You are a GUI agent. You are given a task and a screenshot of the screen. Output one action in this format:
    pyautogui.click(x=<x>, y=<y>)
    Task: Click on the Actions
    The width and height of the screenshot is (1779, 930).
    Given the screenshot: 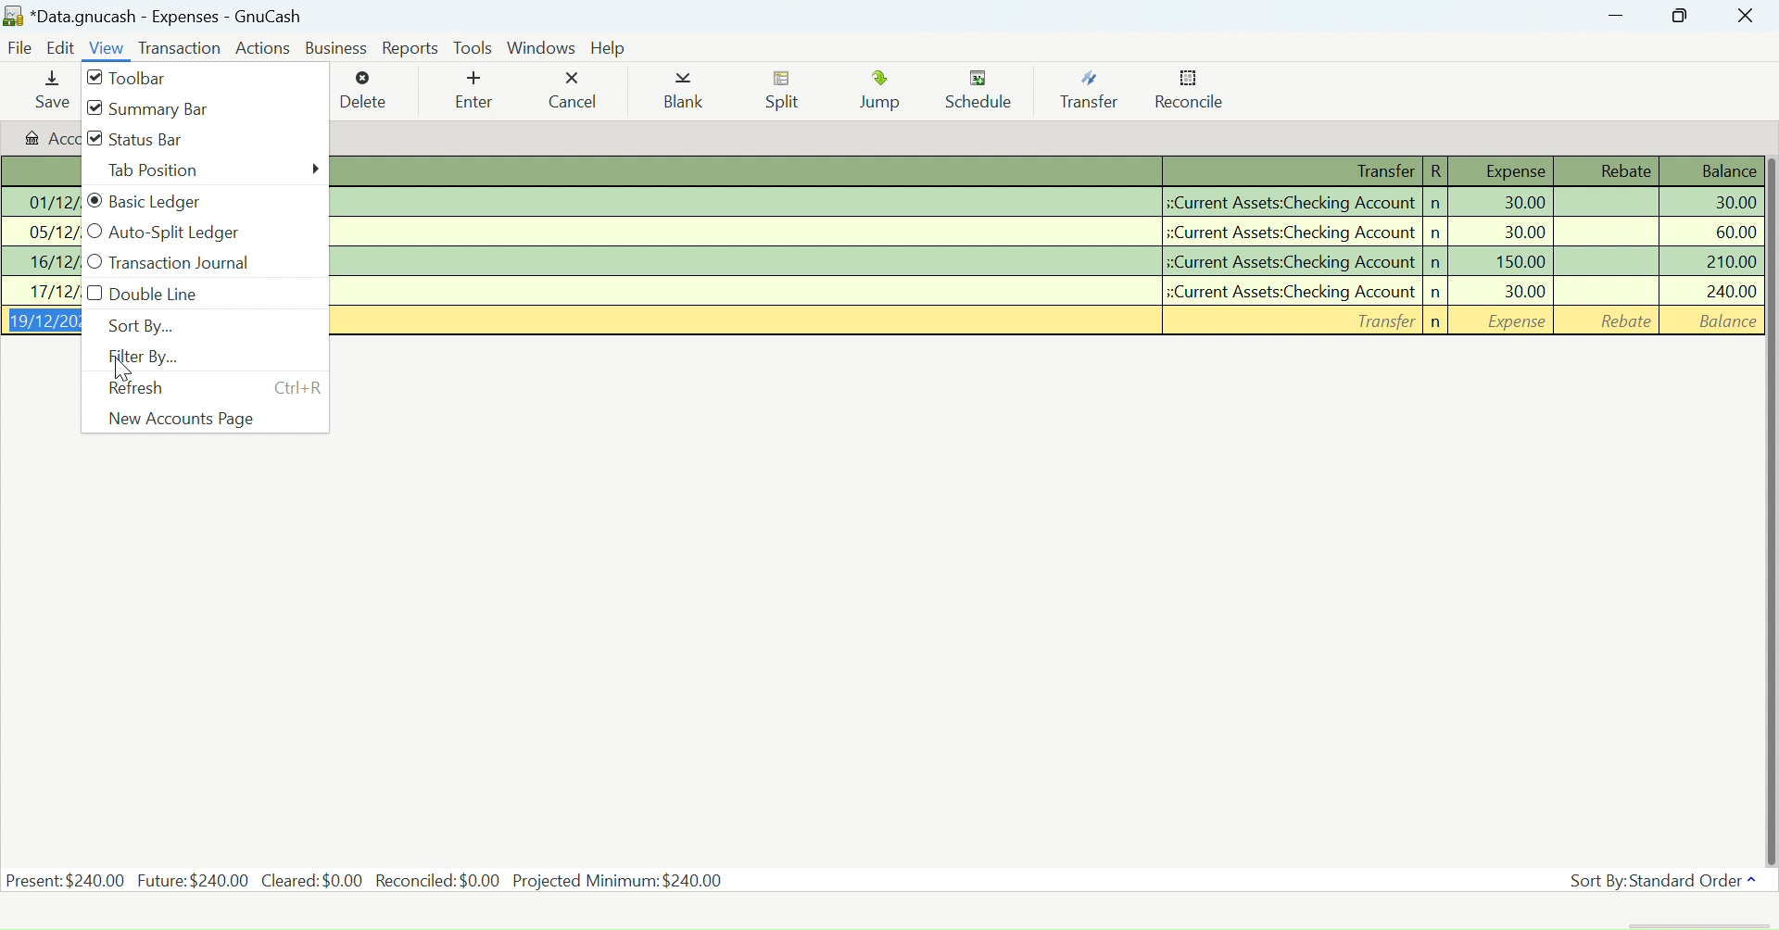 What is the action you would take?
    pyautogui.click(x=266, y=47)
    